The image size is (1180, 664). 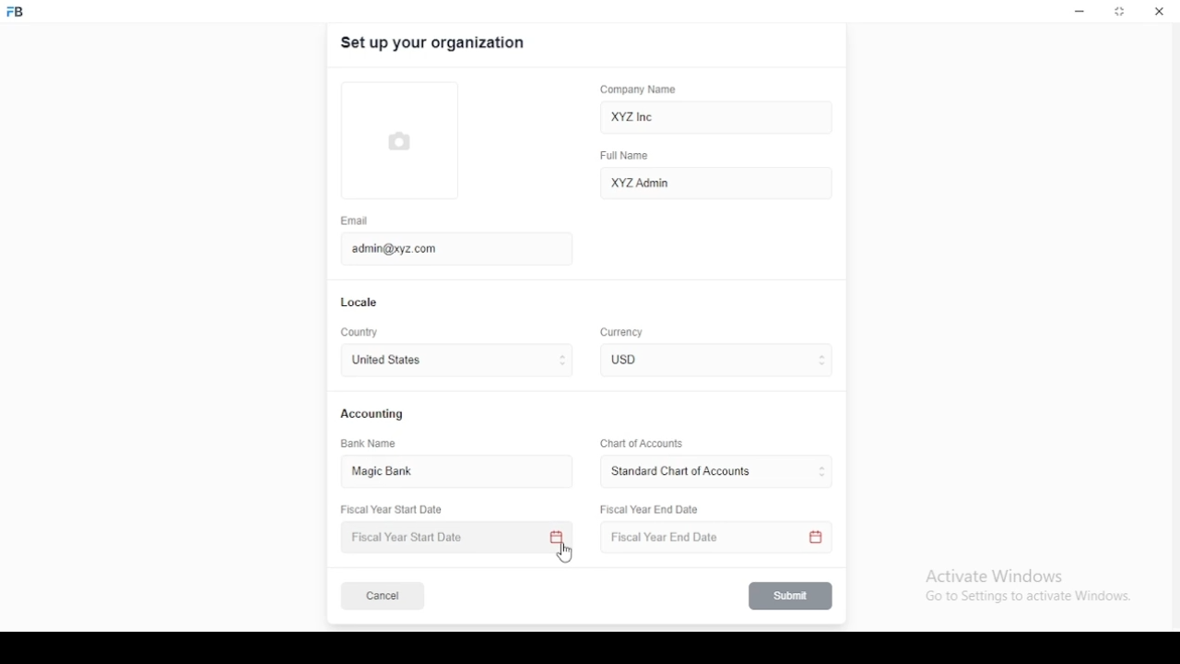 What do you see at coordinates (718, 118) in the screenshot?
I see `XYZ Inc` at bounding box center [718, 118].